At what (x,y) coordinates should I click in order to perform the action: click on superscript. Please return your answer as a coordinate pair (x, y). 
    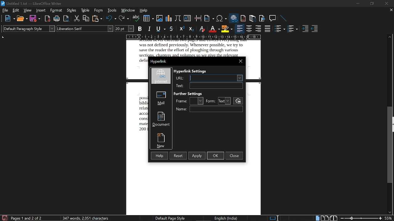
    Looking at the image, I should click on (182, 29).